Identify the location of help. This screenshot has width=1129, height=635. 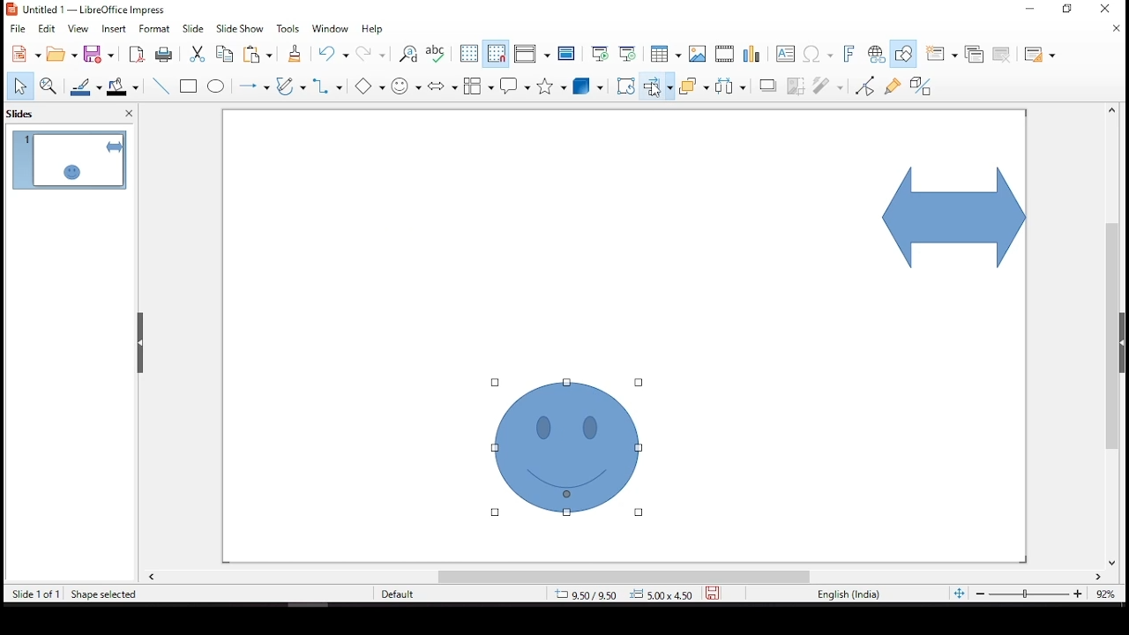
(372, 32).